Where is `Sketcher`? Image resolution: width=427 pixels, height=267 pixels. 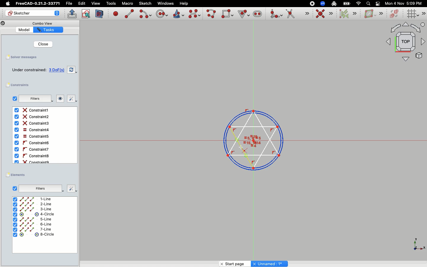 Sketcher is located at coordinates (29, 13).